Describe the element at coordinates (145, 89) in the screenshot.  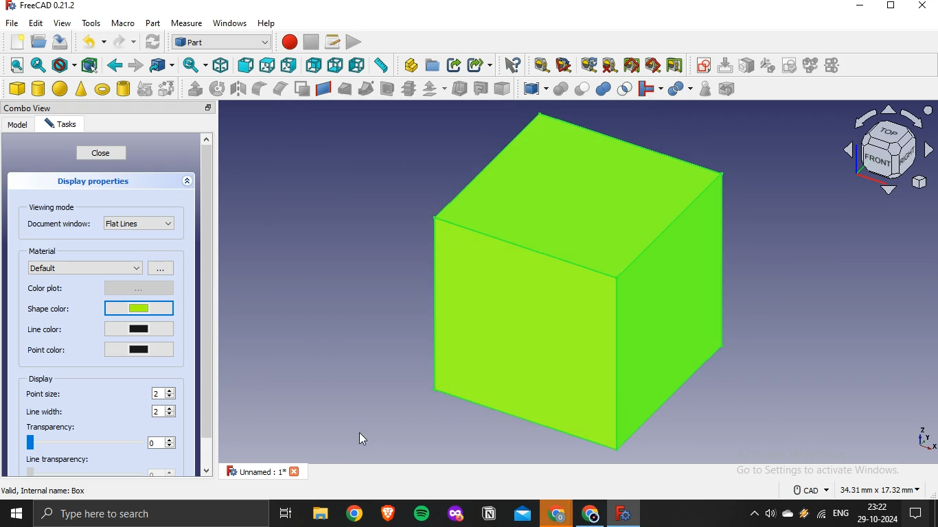
I see `create primitive` at that location.